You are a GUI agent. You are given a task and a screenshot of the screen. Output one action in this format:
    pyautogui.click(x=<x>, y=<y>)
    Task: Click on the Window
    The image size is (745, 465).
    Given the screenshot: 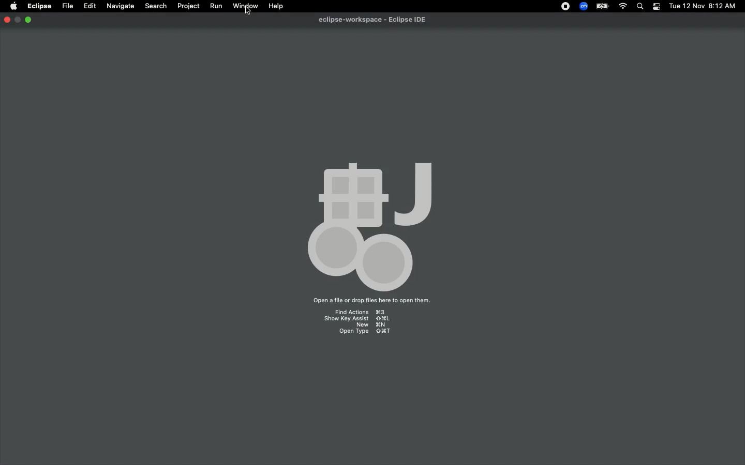 What is the action you would take?
    pyautogui.click(x=244, y=6)
    